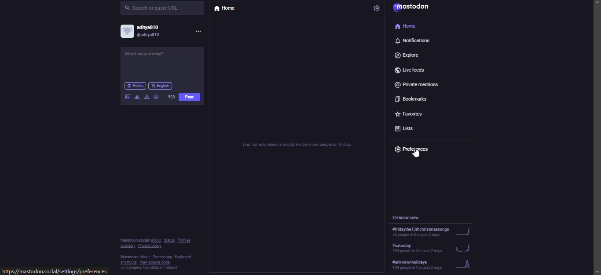 The height and width of the screenshot is (275, 601). What do you see at coordinates (410, 54) in the screenshot?
I see `explore` at bounding box center [410, 54].